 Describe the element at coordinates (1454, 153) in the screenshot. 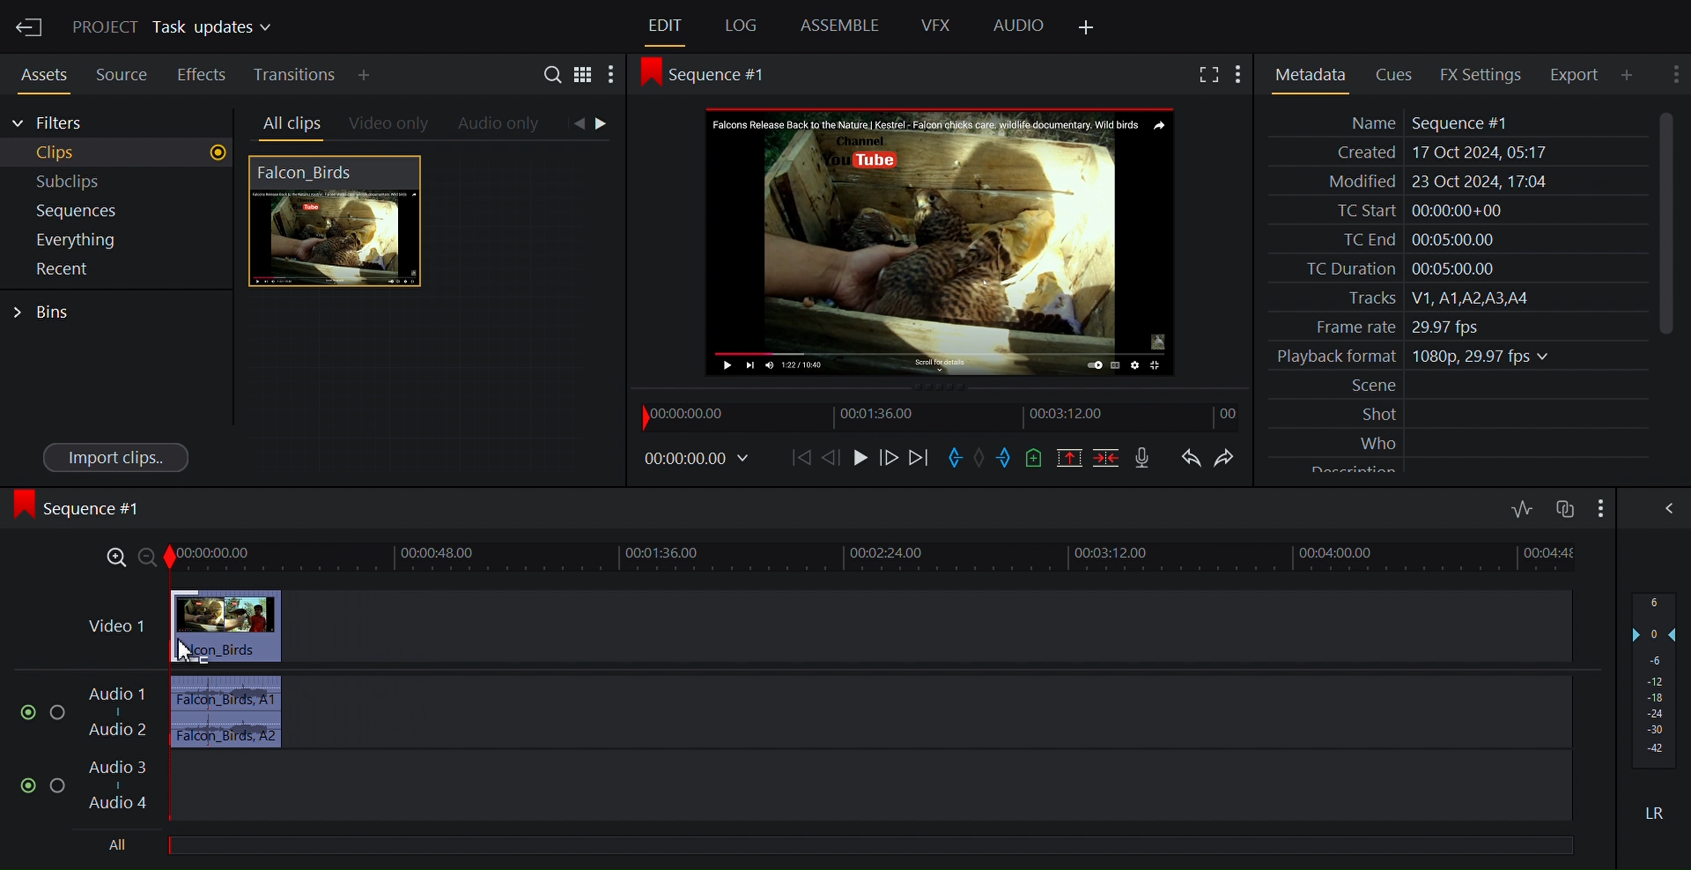

I see `Created` at that location.